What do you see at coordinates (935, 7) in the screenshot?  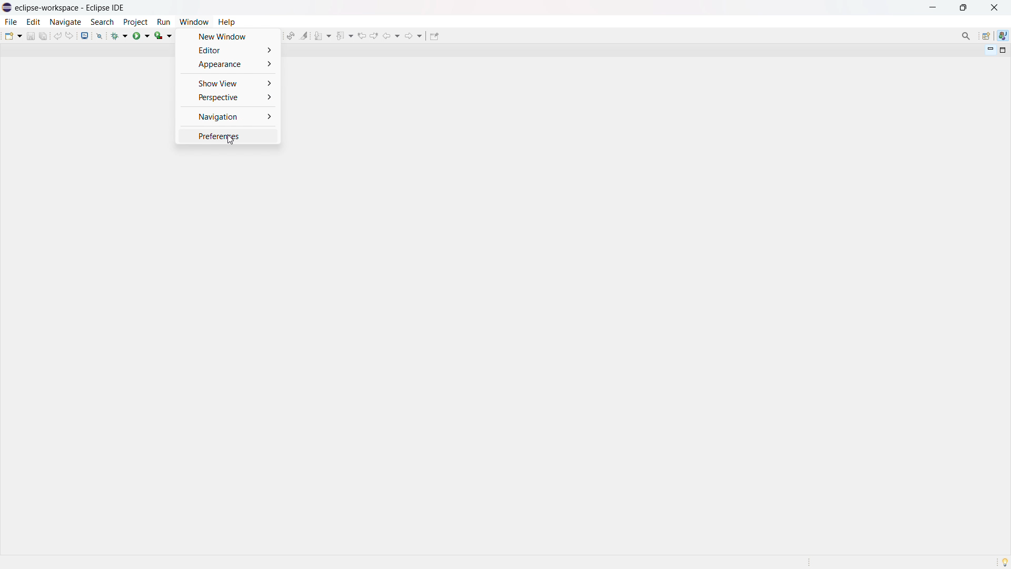 I see `minimize` at bounding box center [935, 7].